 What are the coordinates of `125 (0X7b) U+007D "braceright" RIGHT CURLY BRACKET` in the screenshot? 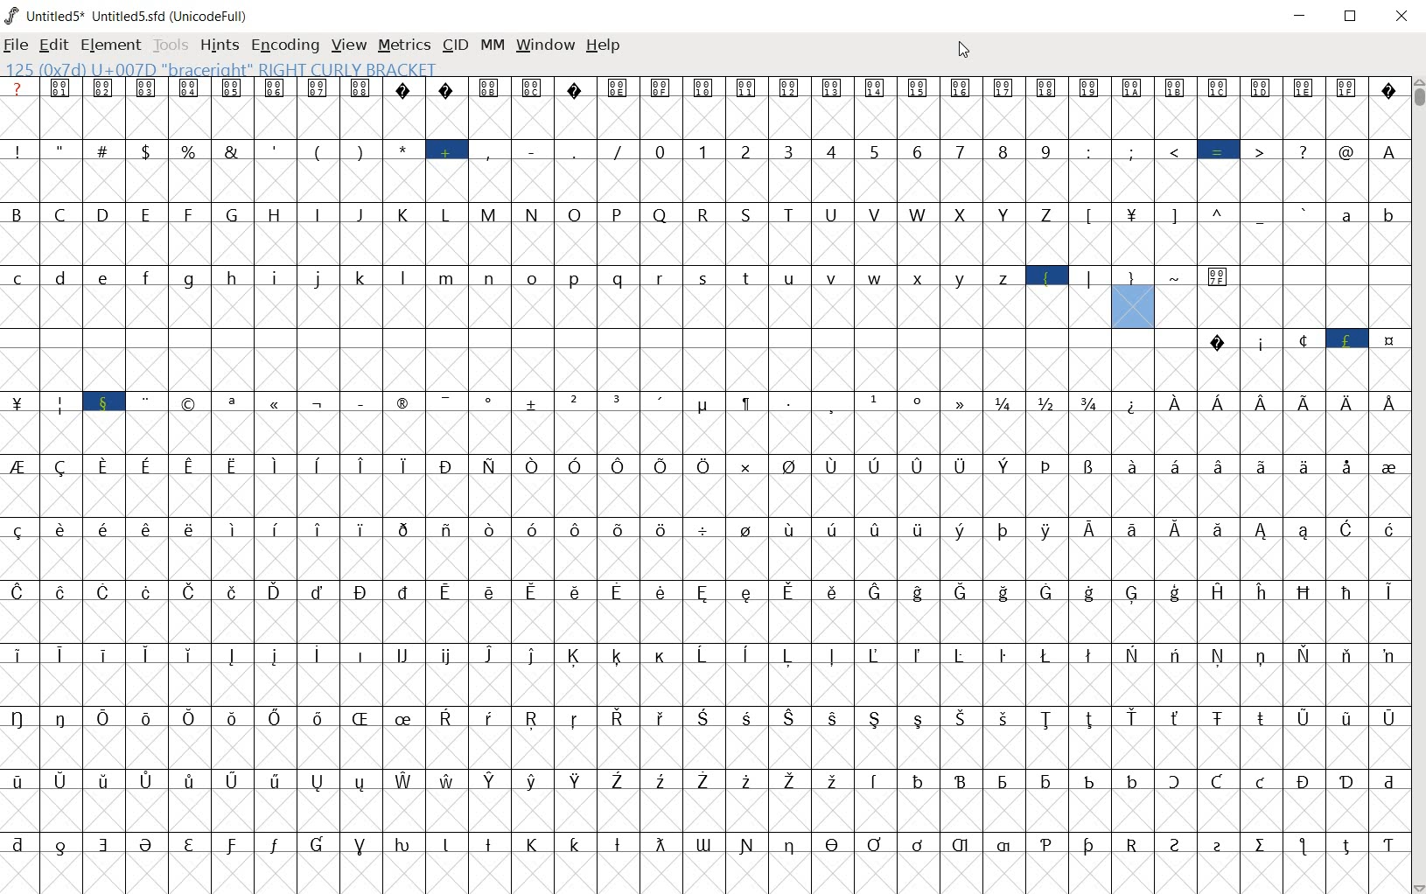 It's located at (226, 68).